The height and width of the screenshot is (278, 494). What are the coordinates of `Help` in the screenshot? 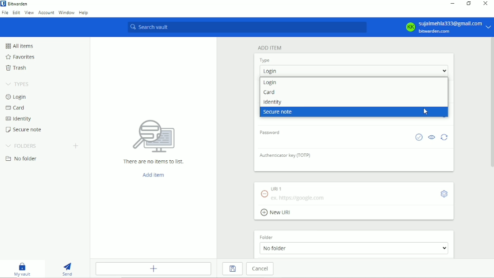 It's located at (84, 12).